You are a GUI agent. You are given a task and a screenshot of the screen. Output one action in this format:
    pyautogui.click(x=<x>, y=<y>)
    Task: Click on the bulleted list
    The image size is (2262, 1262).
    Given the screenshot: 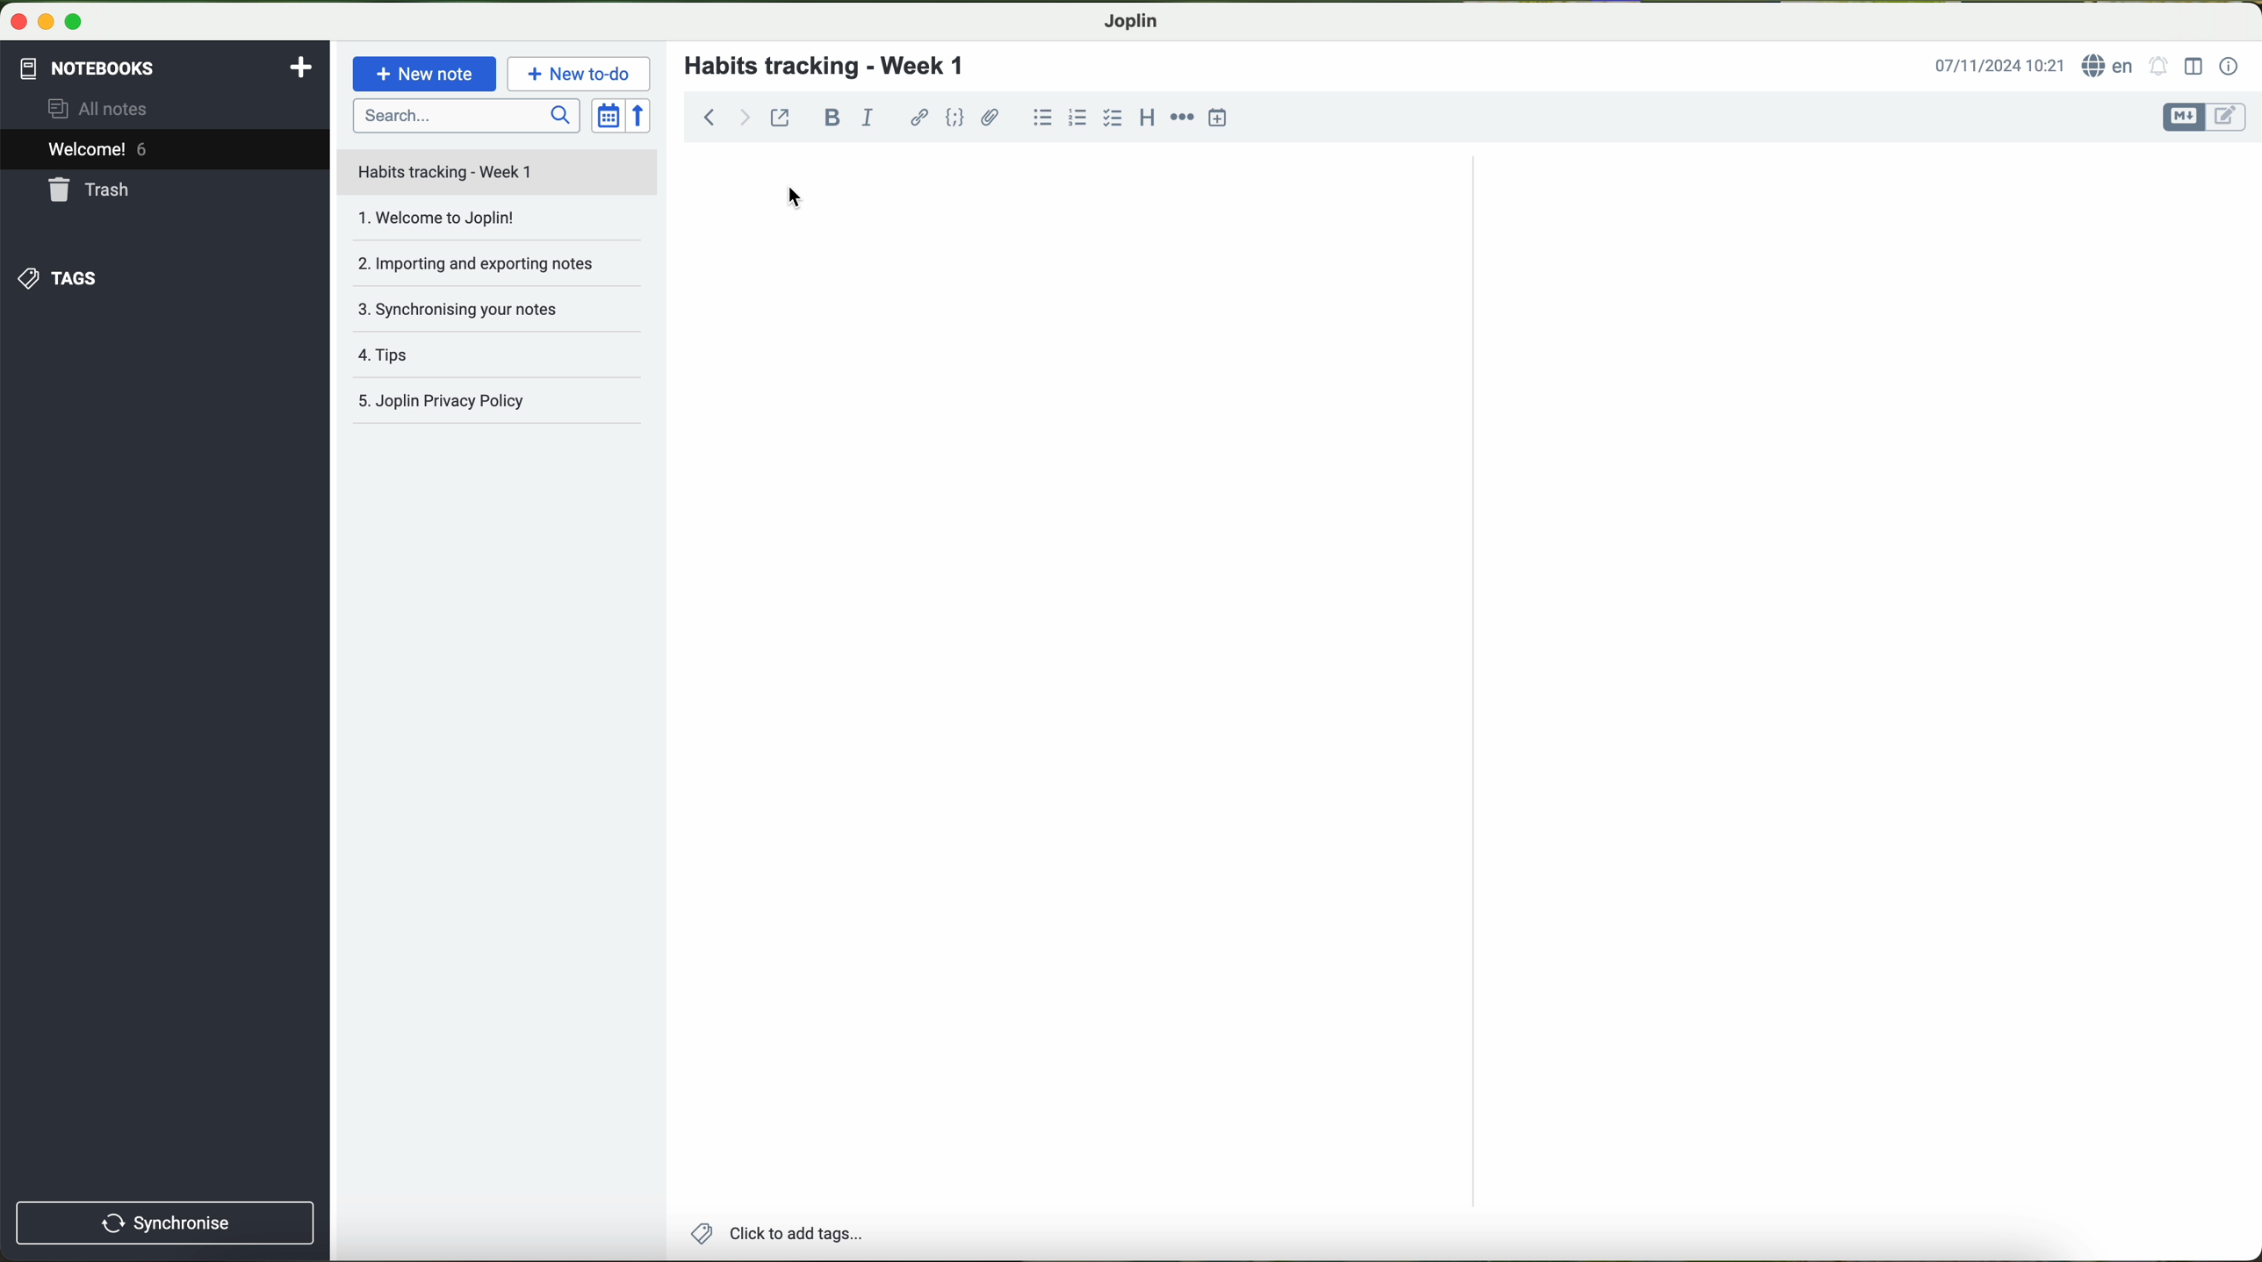 What is the action you would take?
    pyautogui.click(x=1042, y=117)
    